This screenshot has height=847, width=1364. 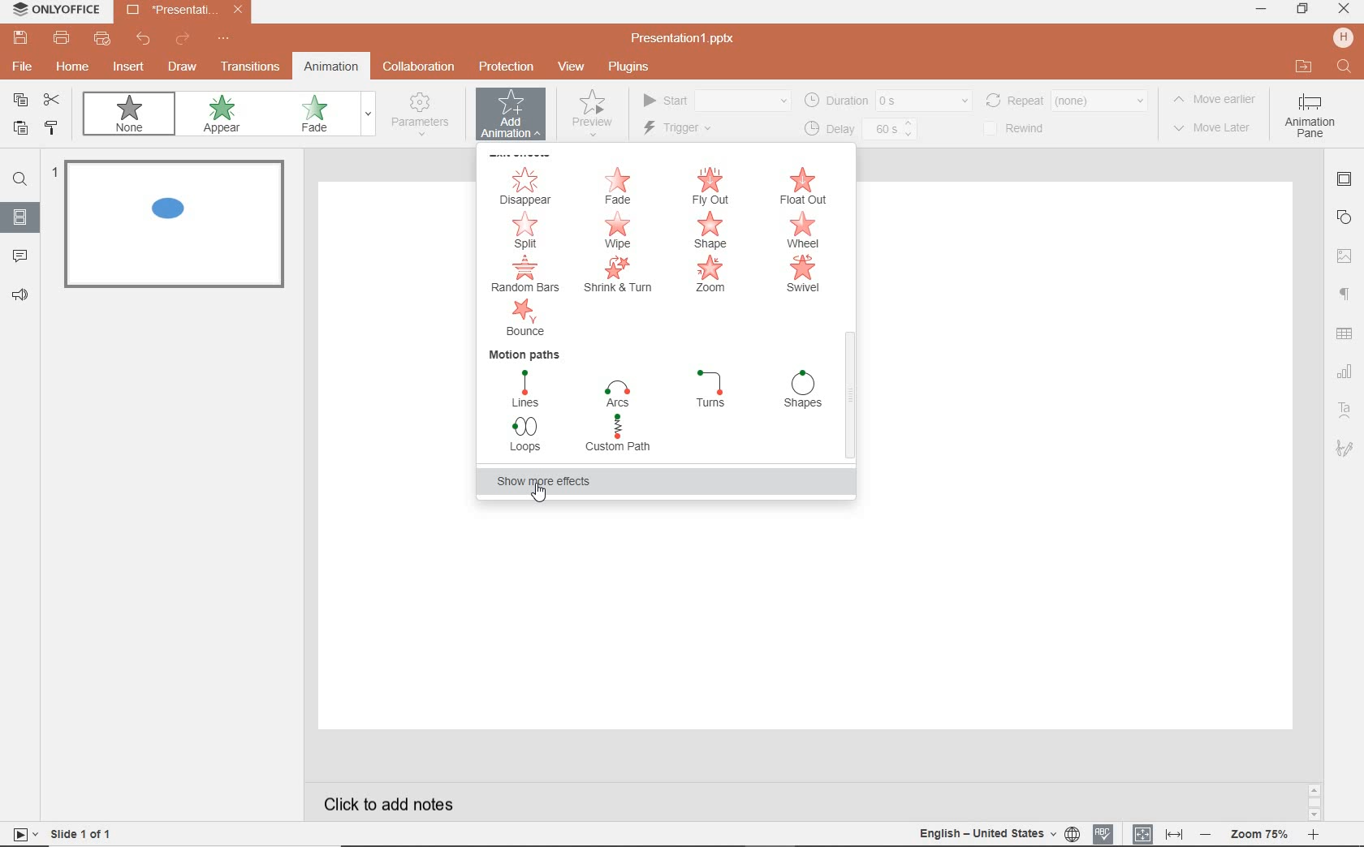 I want to click on image settings, so click(x=1345, y=253).